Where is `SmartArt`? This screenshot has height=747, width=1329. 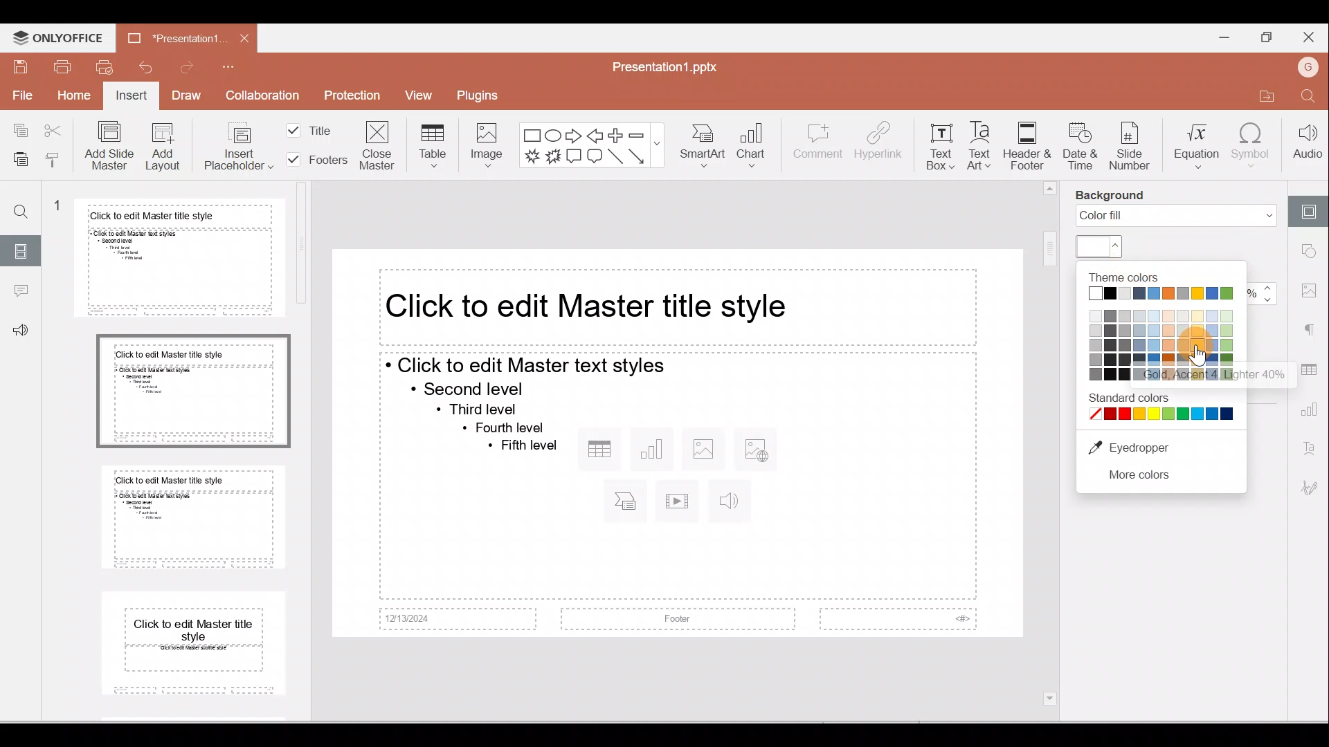
SmartArt is located at coordinates (705, 144).